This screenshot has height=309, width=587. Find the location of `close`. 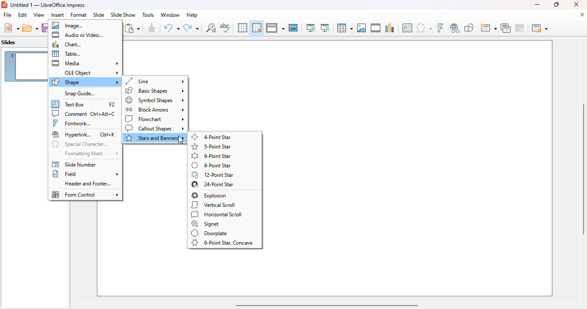

close is located at coordinates (576, 4).